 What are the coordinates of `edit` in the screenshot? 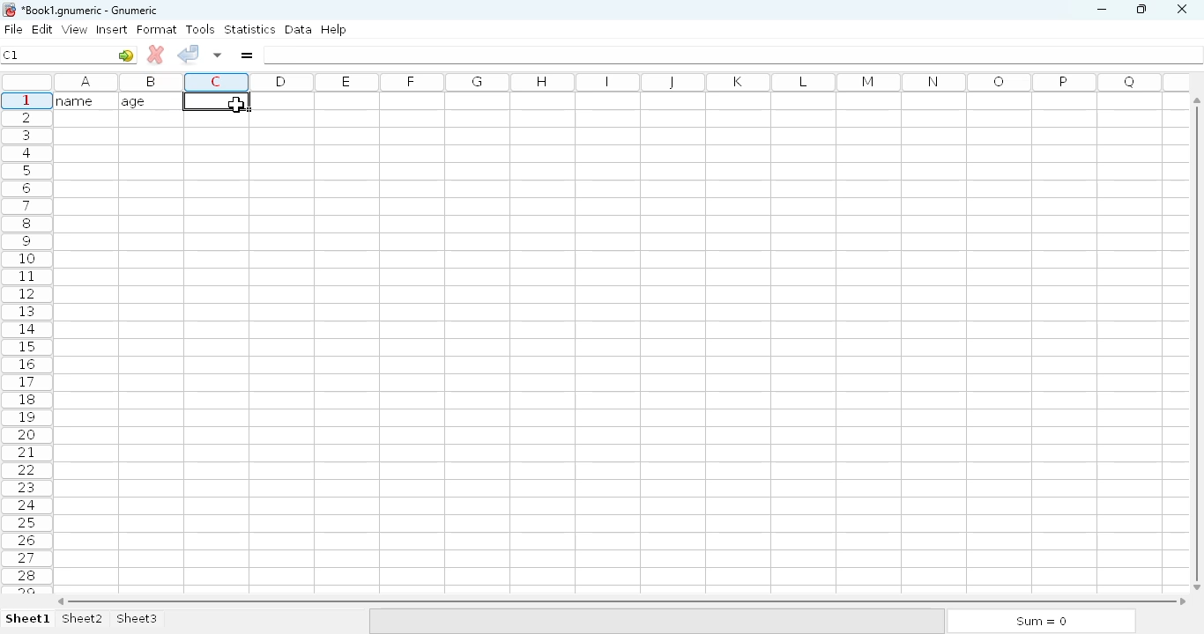 It's located at (43, 29).